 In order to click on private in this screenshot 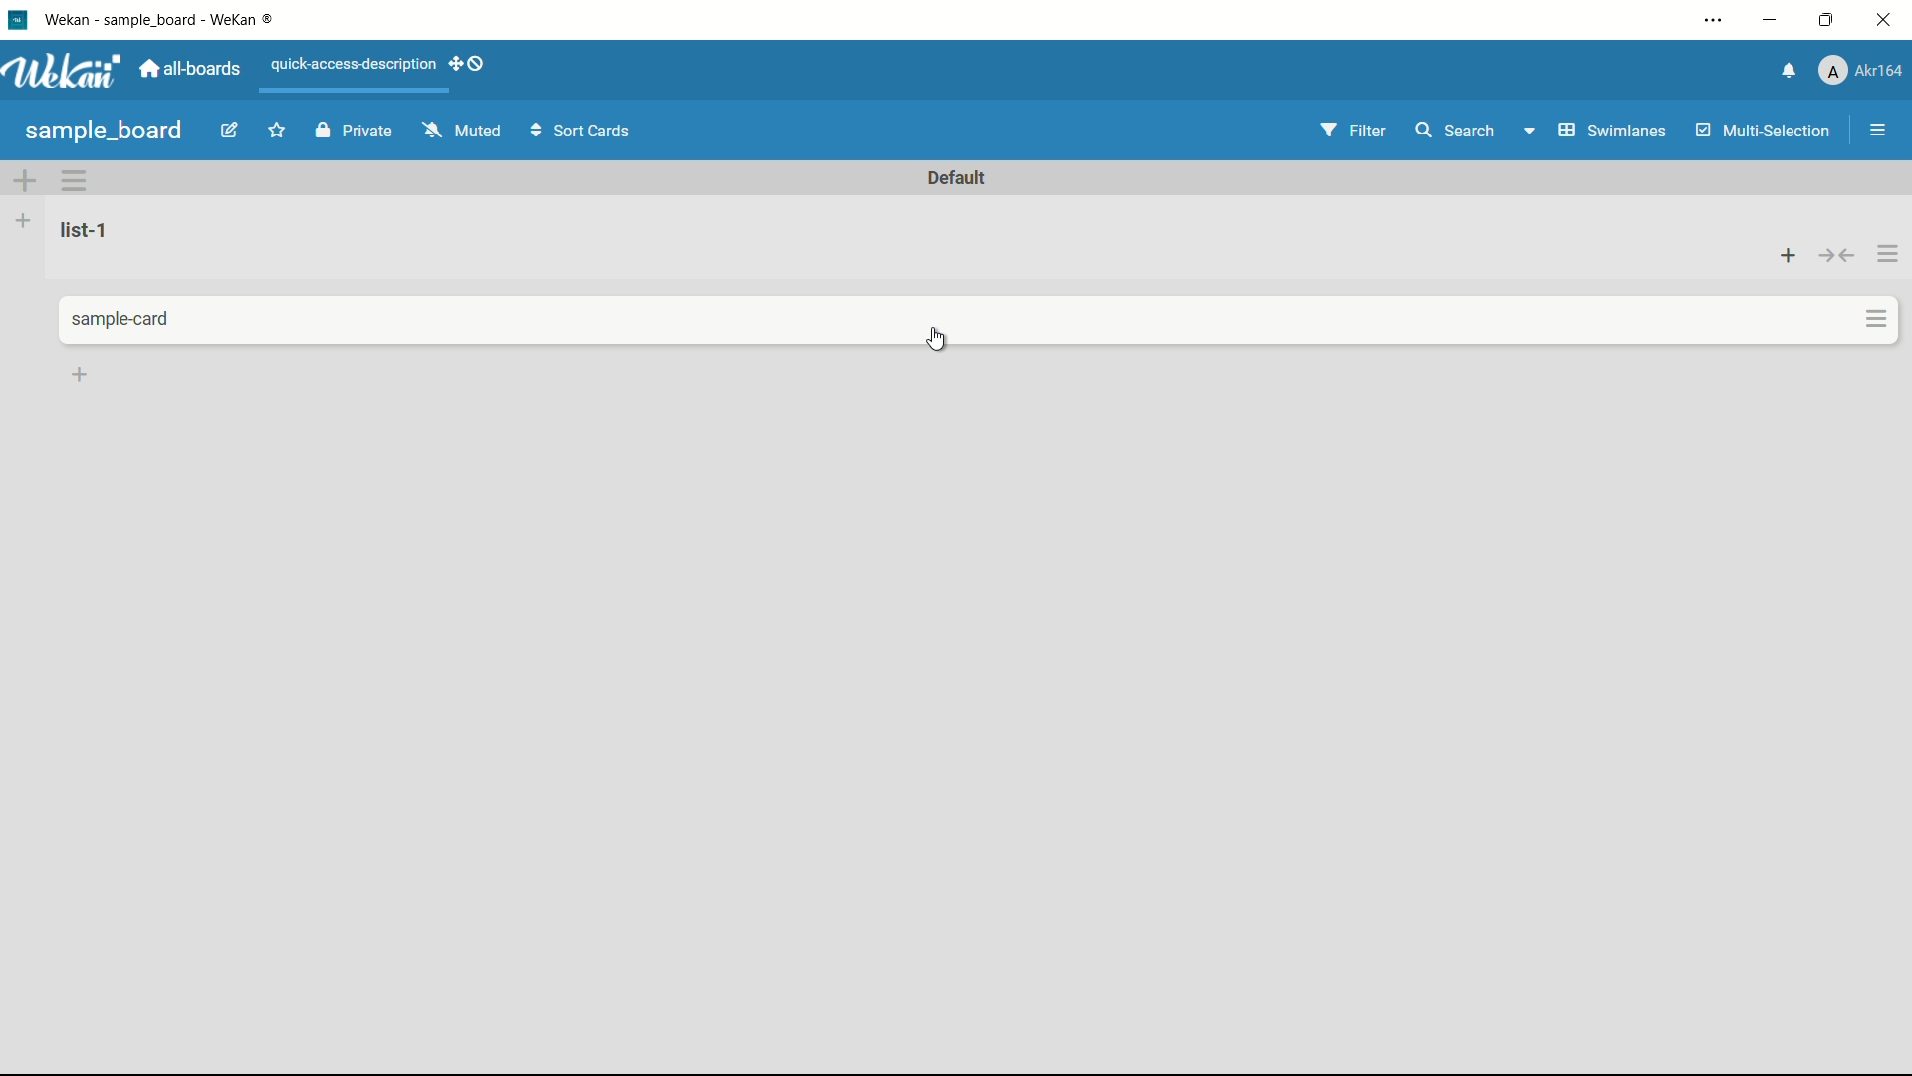, I will do `click(355, 133)`.